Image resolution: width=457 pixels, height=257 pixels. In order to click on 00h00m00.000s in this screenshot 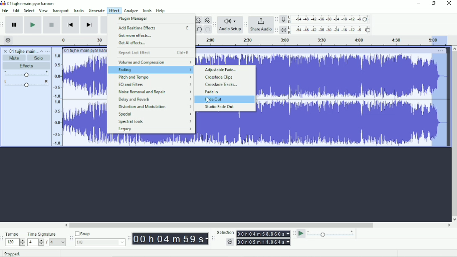, I will do `click(264, 242)`.